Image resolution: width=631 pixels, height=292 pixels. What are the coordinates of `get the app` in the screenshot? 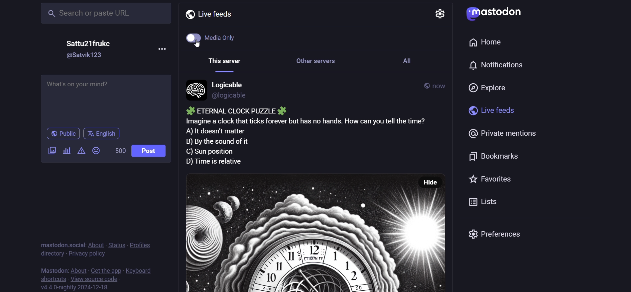 It's located at (104, 270).